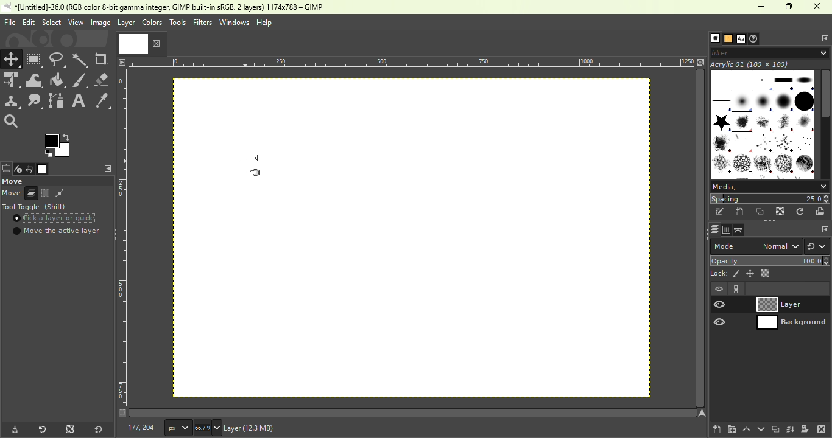 The image size is (832, 438). Describe the element at coordinates (69, 428) in the screenshot. I see `Delete tool preset` at that location.